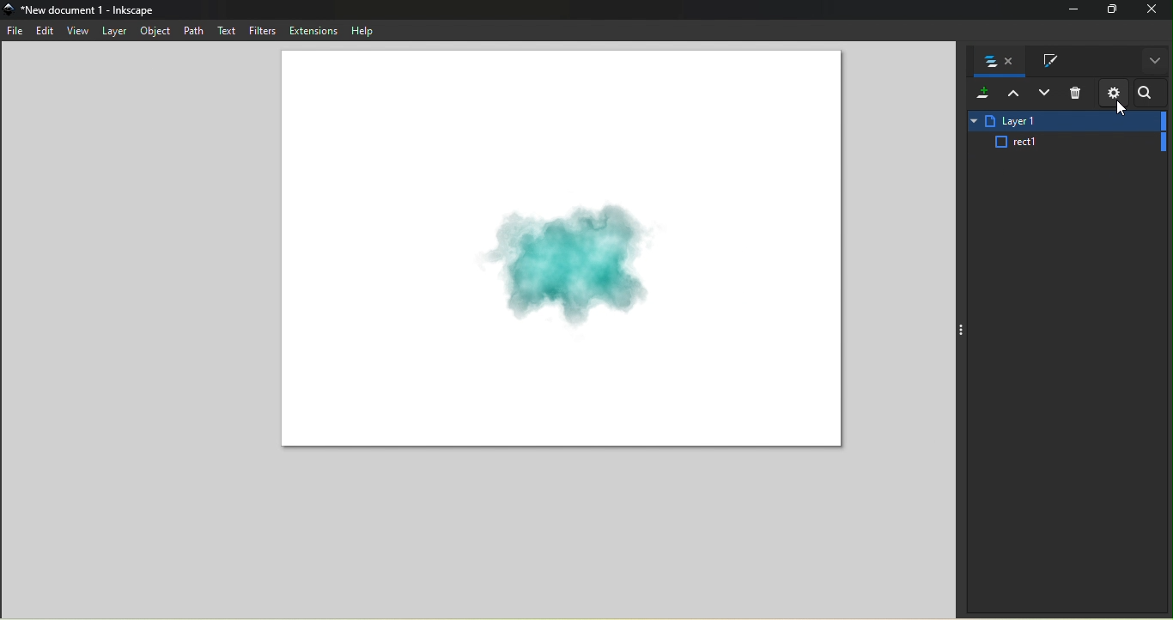  Describe the element at coordinates (1121, 111) in the screenshot. I see `cursor` at that location.